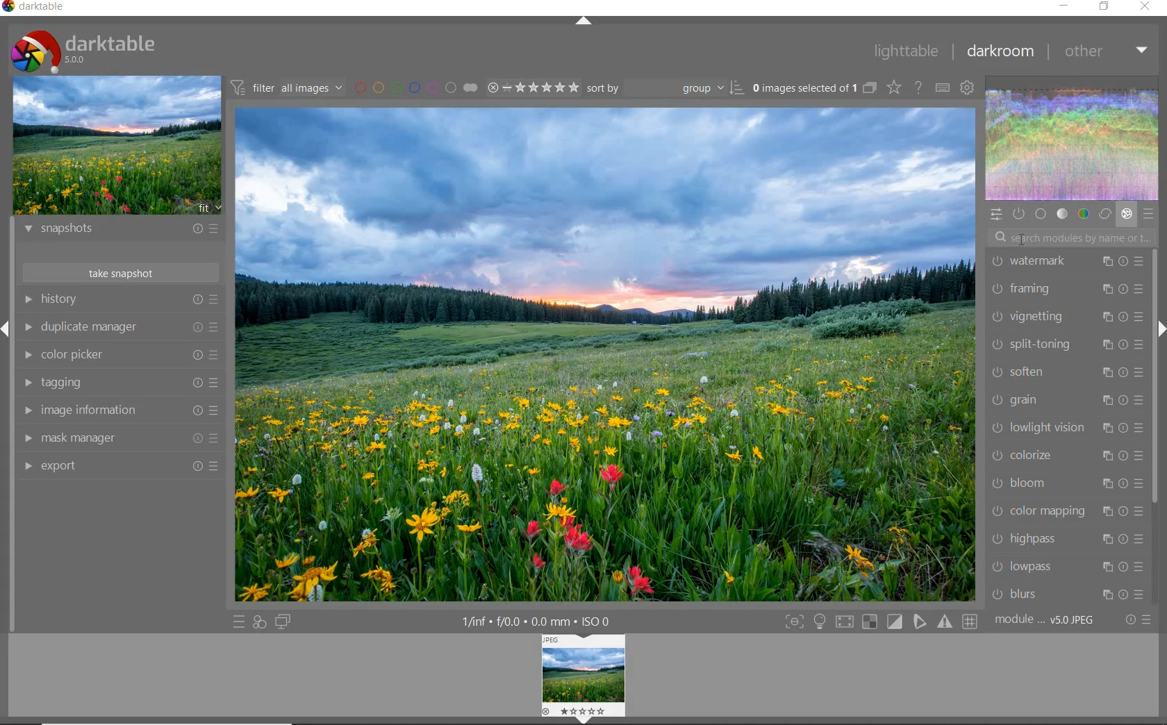 This screenshot has width=1167, height=725. Describe the element at coordinates (1063, 6) in the screenshot. I see `minimize` at that location.